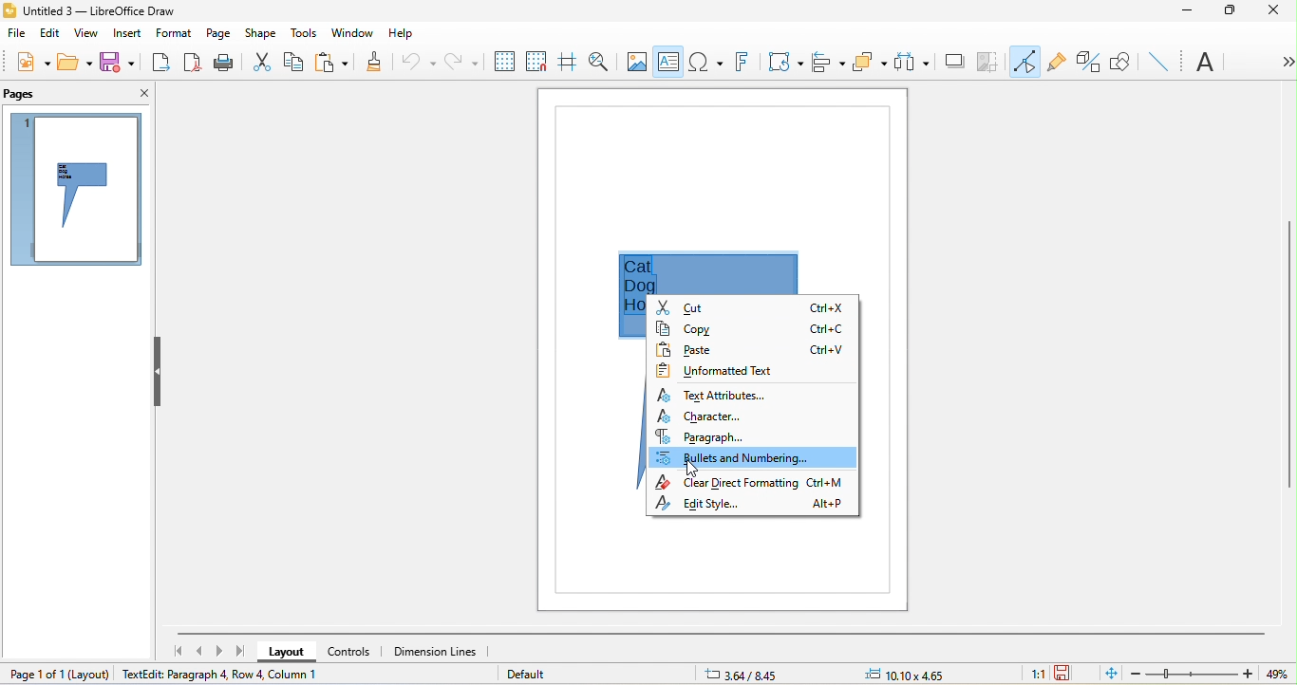 The image size is (1297, 685). Describe the element at coordinates (307, 33) in the screenshot. I see `tools` at that location.